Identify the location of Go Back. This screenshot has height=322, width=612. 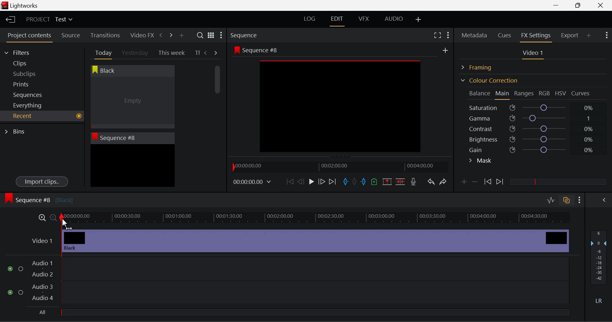
(302, 181).